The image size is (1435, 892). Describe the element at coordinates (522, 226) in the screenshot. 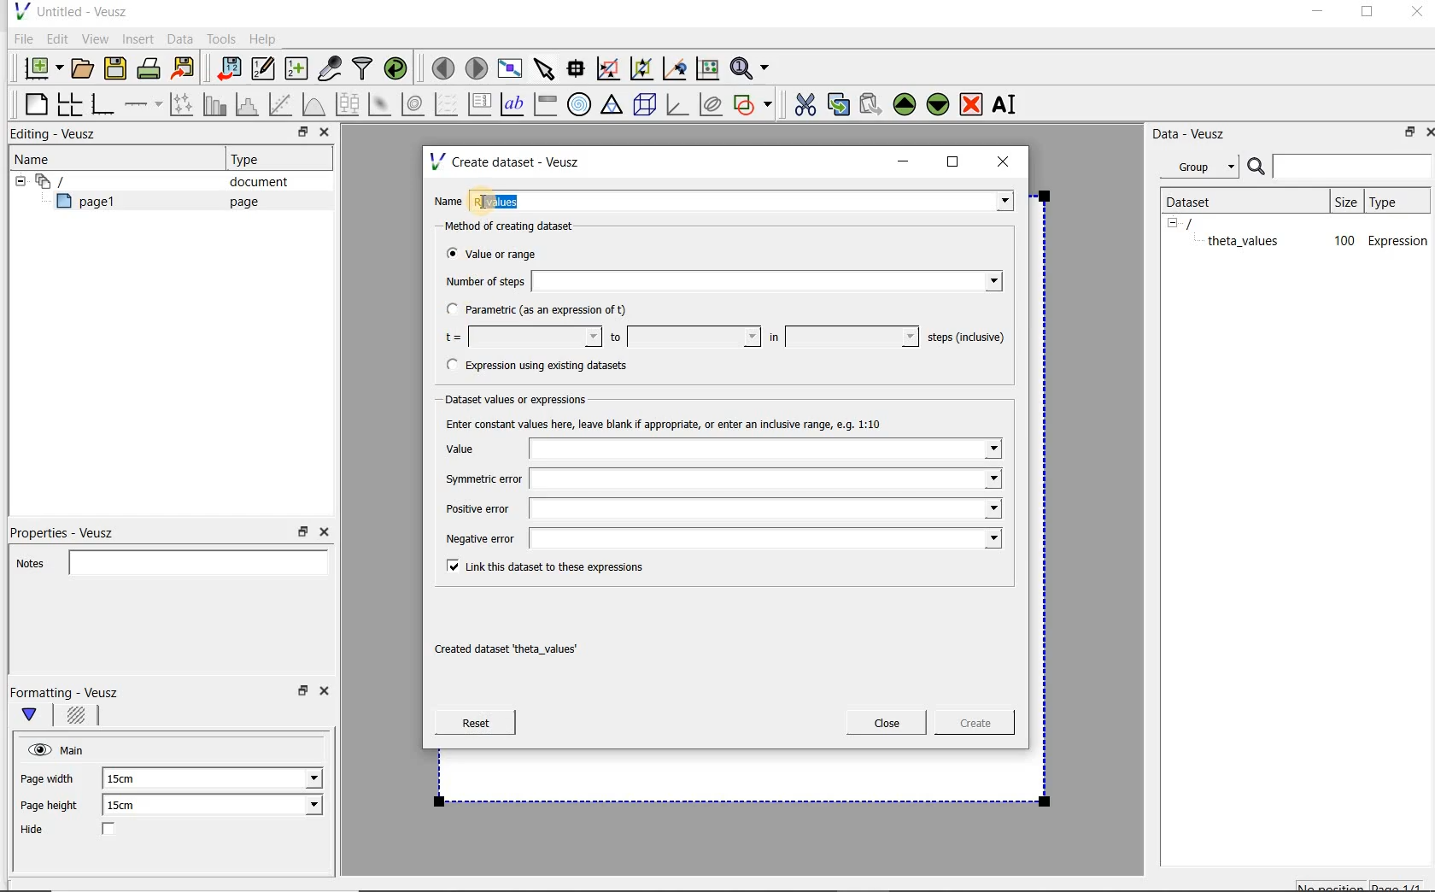

I see `Method of creating dataset:` at that location.